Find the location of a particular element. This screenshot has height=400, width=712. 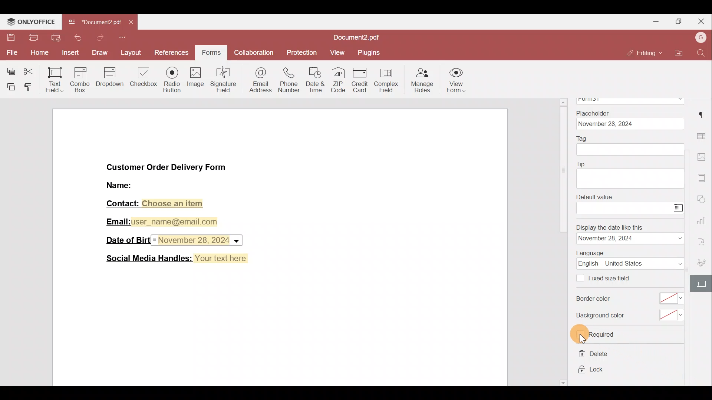

Image is located at coordinates (195, 80).